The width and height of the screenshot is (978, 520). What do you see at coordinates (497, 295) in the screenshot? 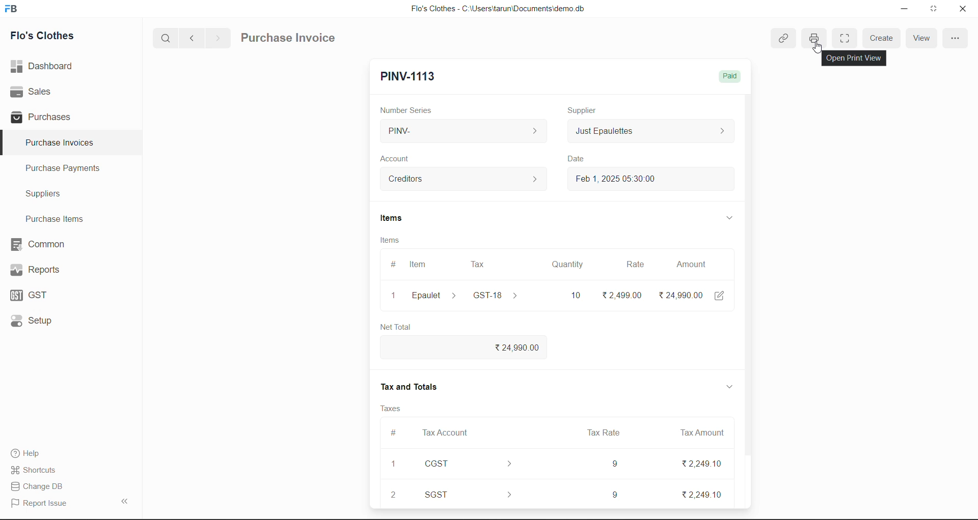
I see `GST-18` at bounding box center [497, 295].